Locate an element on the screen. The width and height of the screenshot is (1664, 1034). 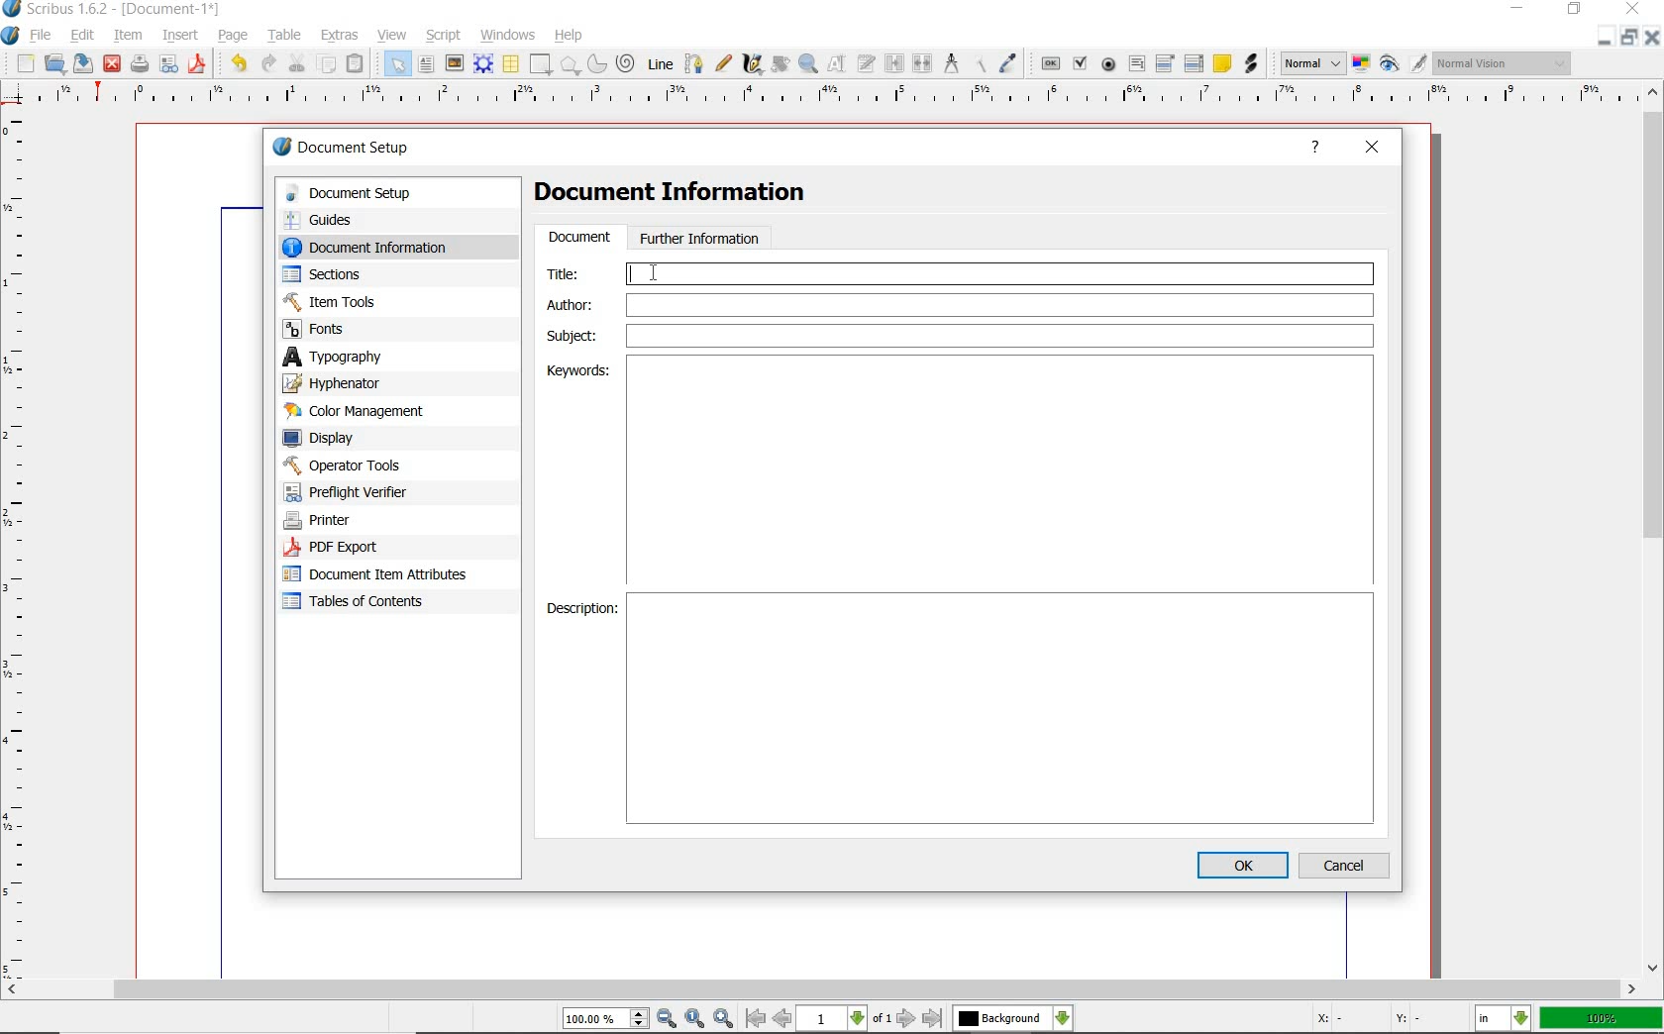
Author is located at coordinates (955, 305).